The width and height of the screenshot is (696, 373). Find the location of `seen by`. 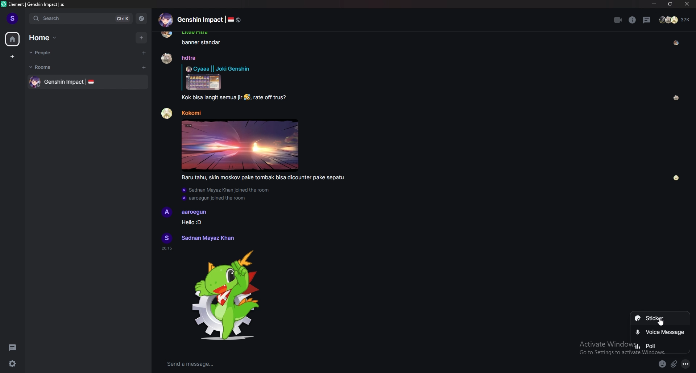

seen by is located at coordinates (676, 98).